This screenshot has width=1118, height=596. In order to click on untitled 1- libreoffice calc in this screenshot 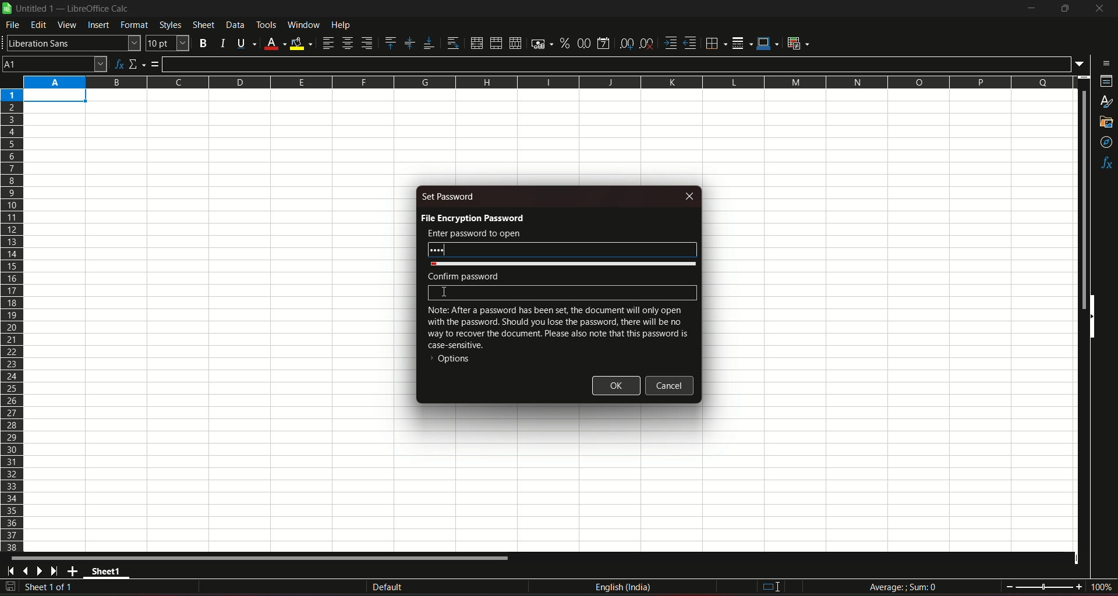, I will do `click(75, 9)`.